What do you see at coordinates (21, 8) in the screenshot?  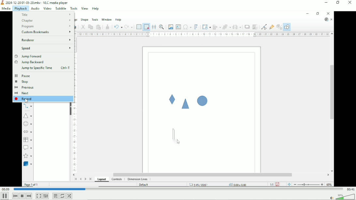 I see `Playback` at bounding box center [21, 8].